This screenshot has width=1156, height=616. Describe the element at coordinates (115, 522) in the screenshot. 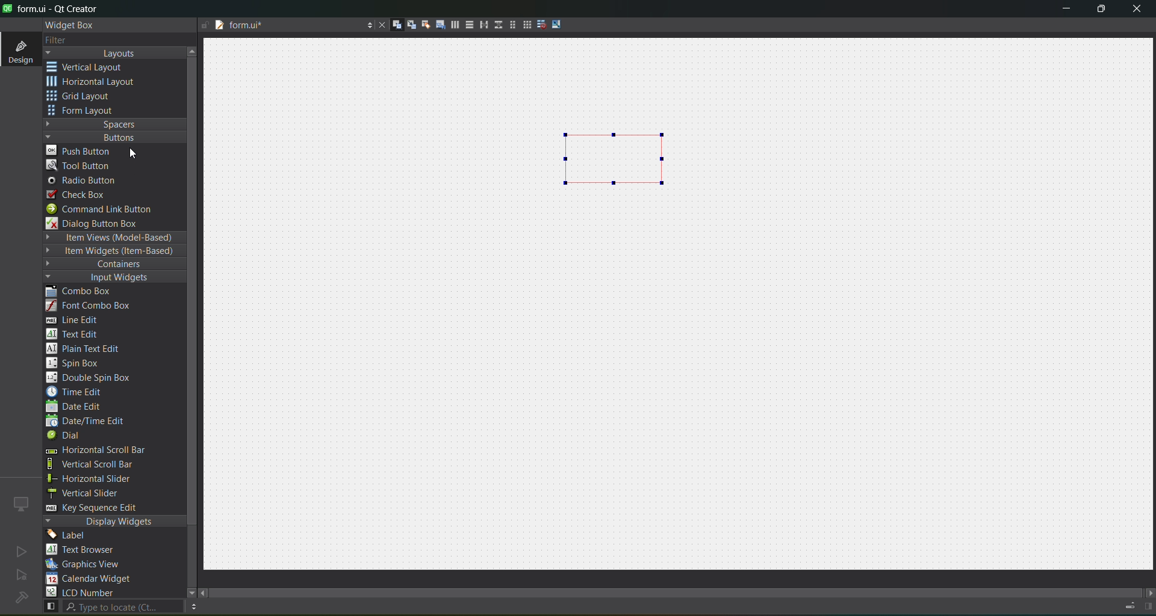

I see `display widgets` at that location.